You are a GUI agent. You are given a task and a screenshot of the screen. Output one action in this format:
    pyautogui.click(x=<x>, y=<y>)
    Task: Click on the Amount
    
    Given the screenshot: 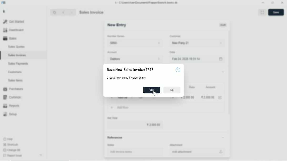 What is the action you would take?
    pyautogui.click(x=211, y=87)
    